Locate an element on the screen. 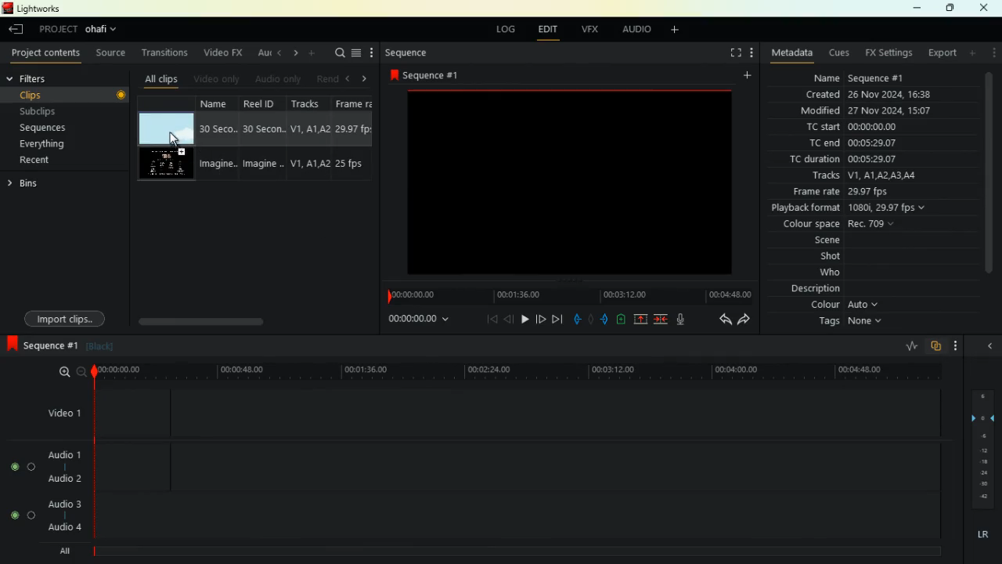 This screenshot has width=1002, height=564. all is located at coordinates (58, 551).